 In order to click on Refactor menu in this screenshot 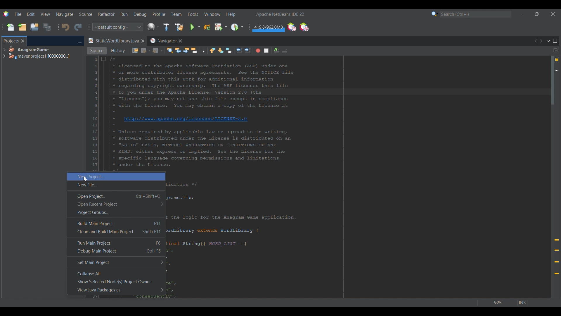, I will do `click(106, 14)`.